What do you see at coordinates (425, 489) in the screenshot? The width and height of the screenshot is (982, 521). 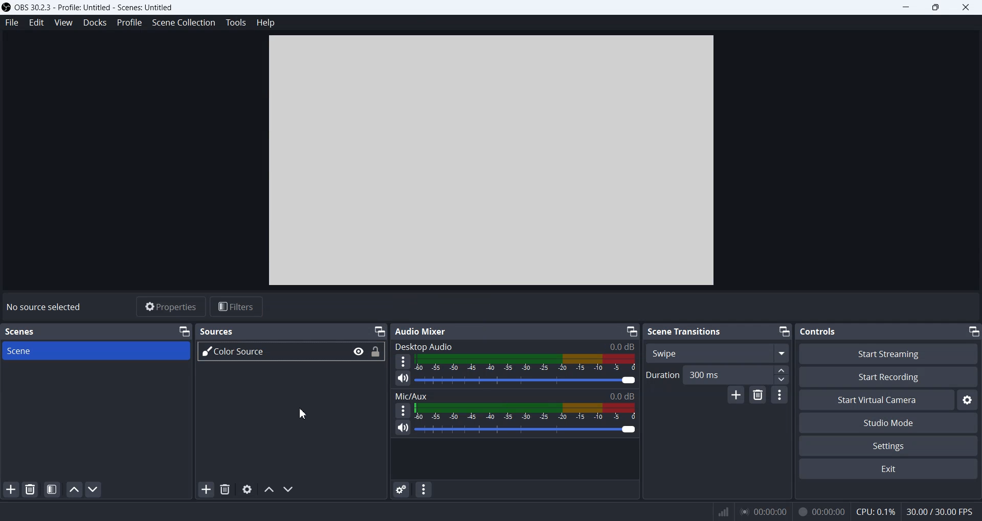 I see `Audio mixer menu` at bounding box center [425, 489].